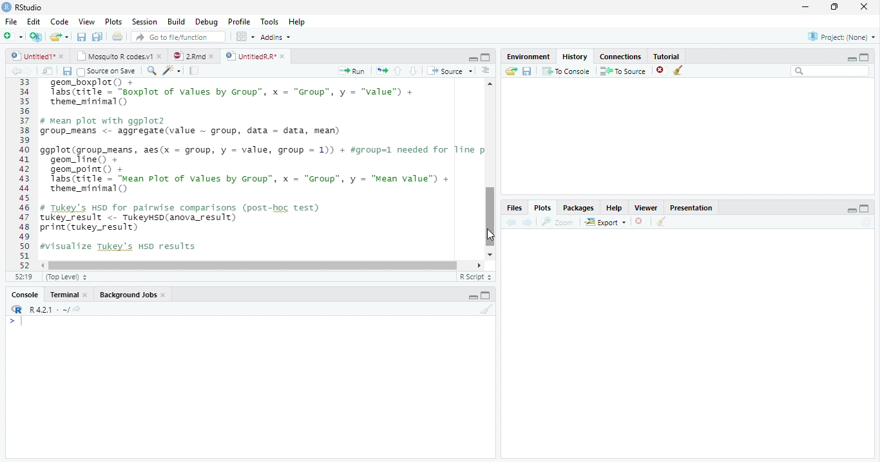 This screenshot has height=462, width=880. Describe the element at coordinates (238, 22) in the screenshot. I see `Profile` at that location.